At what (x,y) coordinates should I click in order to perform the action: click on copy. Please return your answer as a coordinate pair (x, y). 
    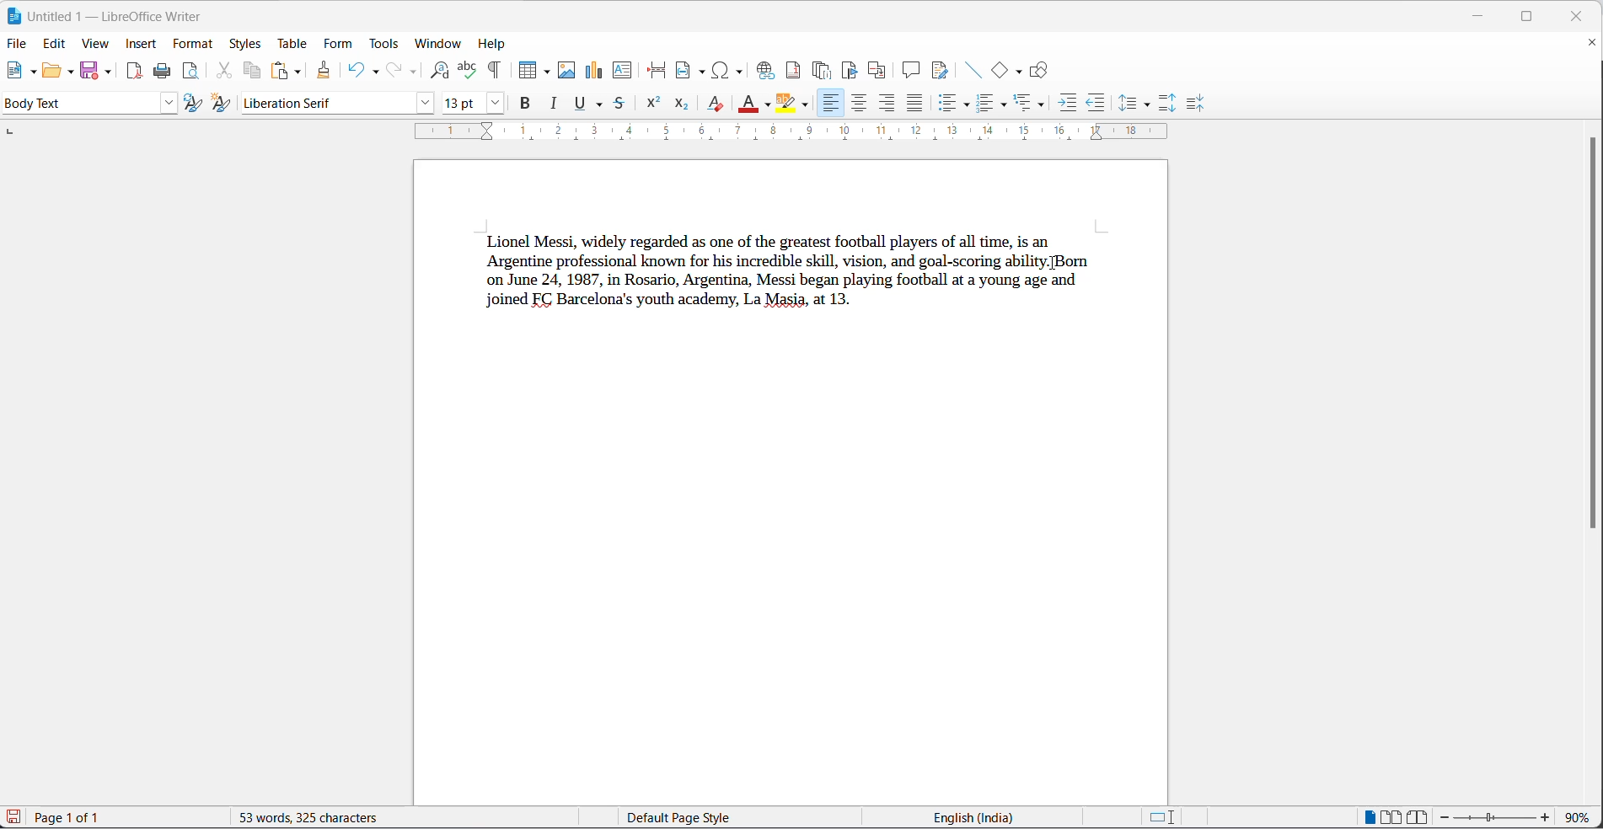
    Looking at the image, I should click on (251, 72).